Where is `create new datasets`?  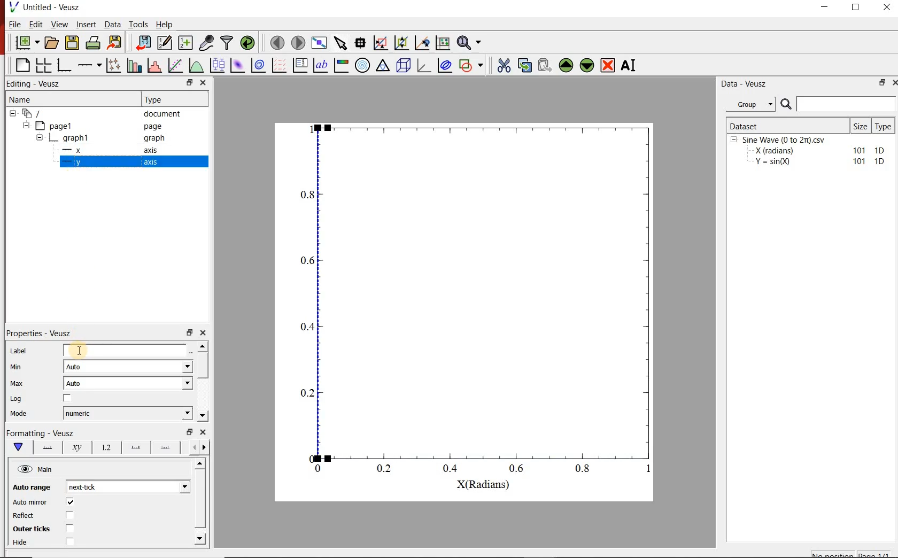
create new datasets is located at coordinates (186, 43).